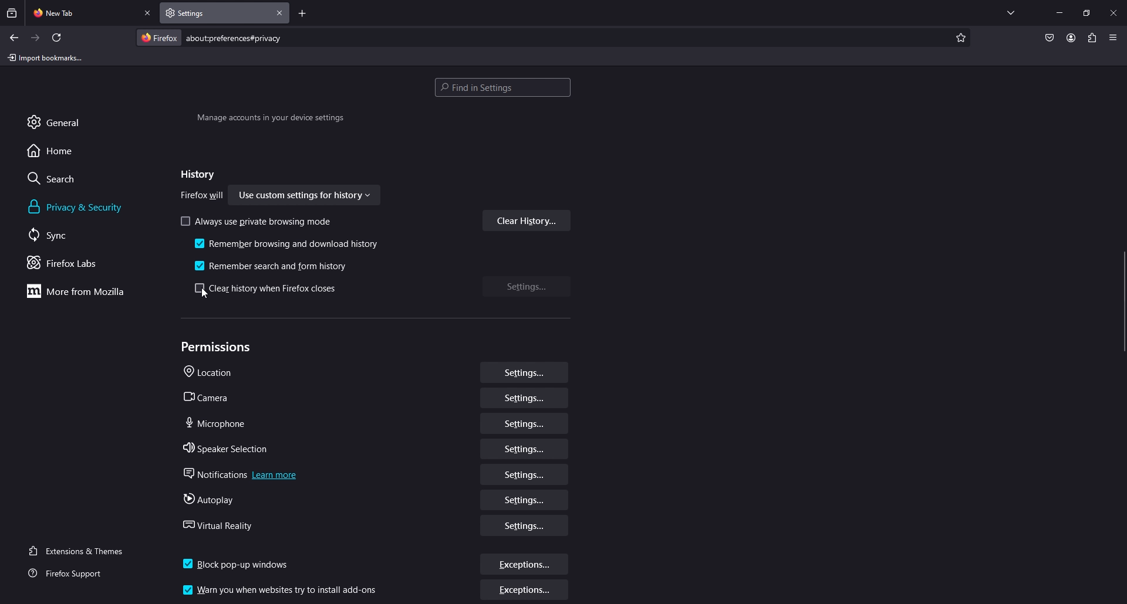 The width and height of the screenshot is (1127, 604). What do you see at coordinates (524, 374) in the screenshot?
I see `settings` at bounding box center [524, 374].